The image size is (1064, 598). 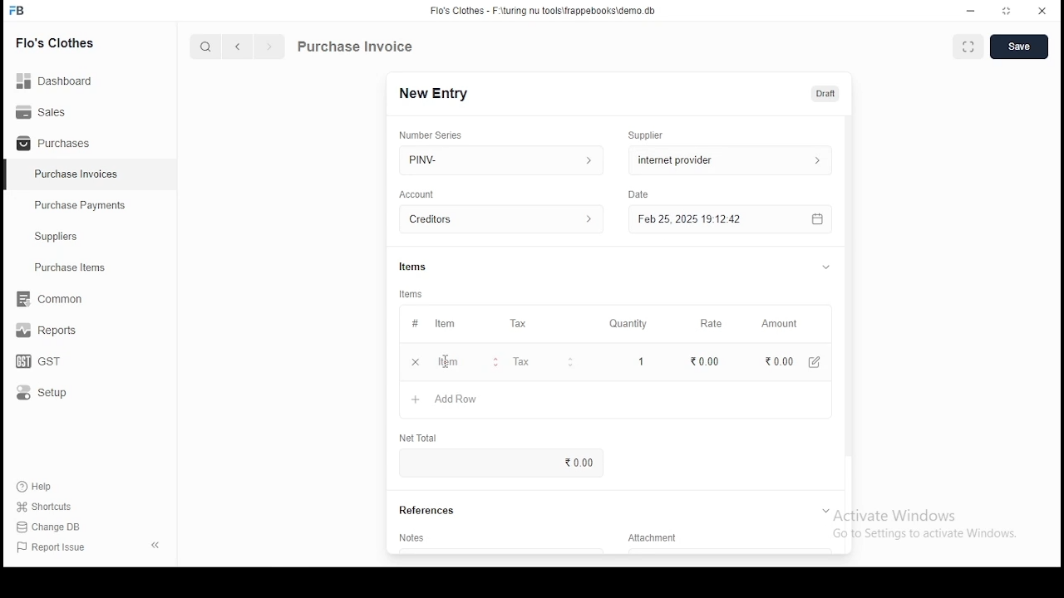 What do you see at coordinates (1021, 47) in the screenshot?
I see `create` at bounding box center [1021, 47].